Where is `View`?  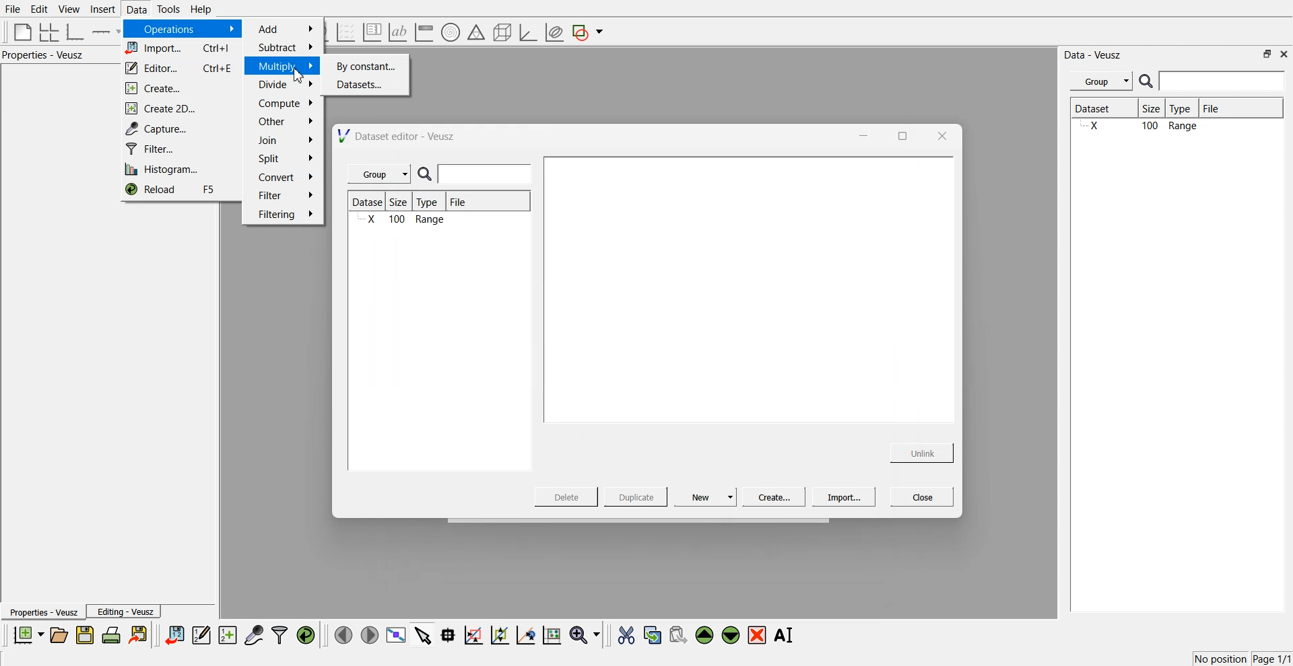
View is located at coordinates (68, 9).